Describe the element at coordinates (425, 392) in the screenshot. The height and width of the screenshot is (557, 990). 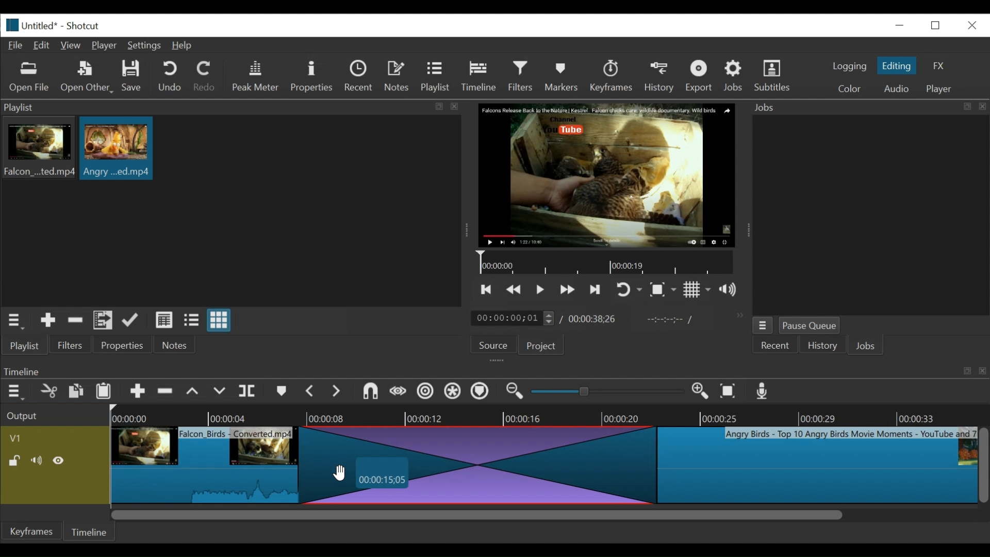
I see `Ripple ` at that location.